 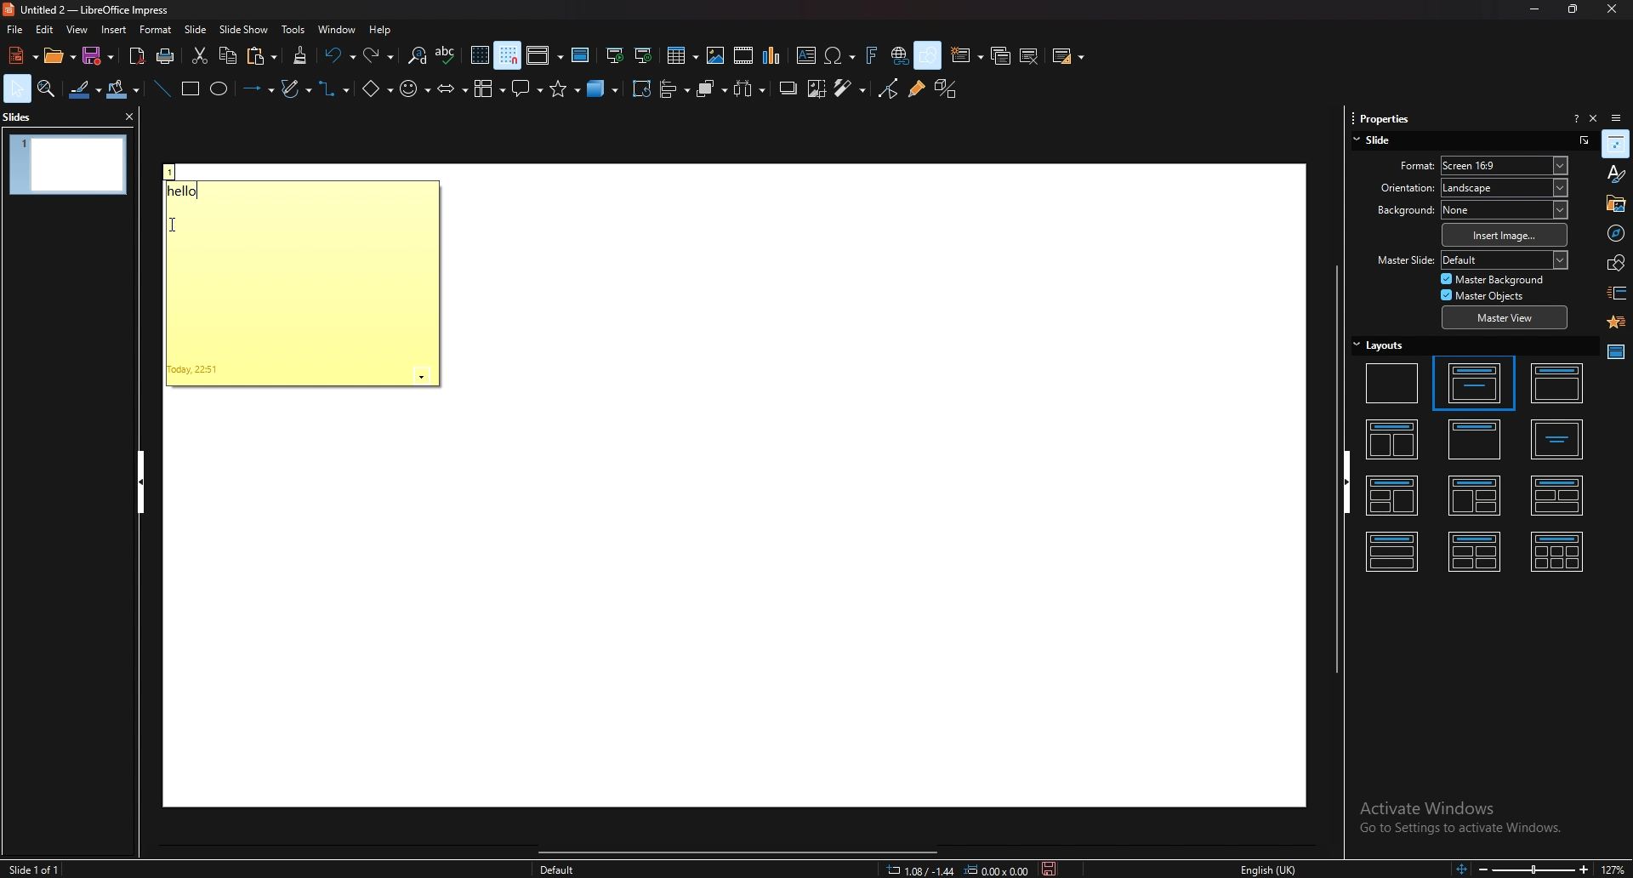 What do you see at coordinates (47, 89) in the screenshot?
I see `zoom and pan` at bounding box center [47, 89].